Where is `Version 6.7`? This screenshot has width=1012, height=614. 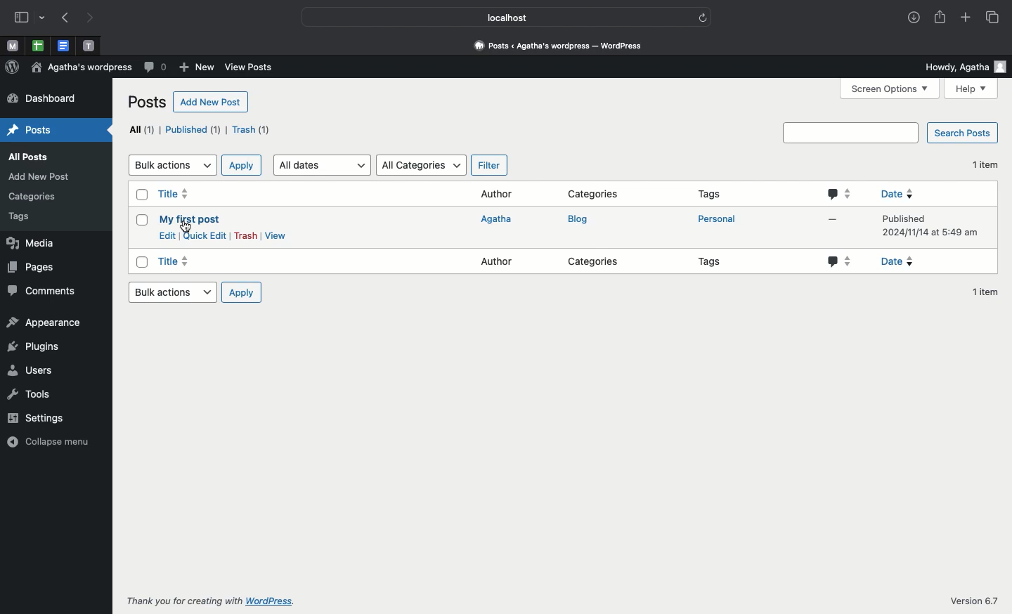
Version 6.7 is located at coordinates (972, 602).